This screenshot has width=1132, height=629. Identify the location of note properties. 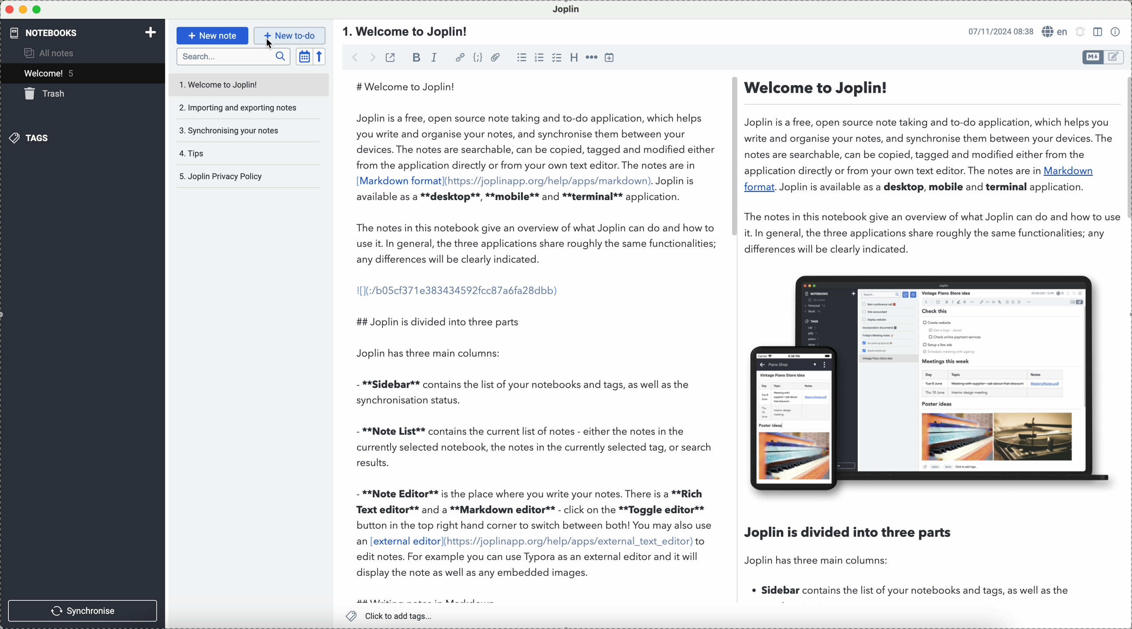
(1116, 32).